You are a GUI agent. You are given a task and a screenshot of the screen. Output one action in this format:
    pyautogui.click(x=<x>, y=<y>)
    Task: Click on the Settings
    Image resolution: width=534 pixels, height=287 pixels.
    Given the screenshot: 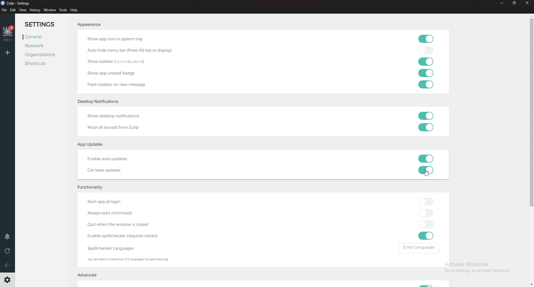 What is the action you would take?
    pyautogui.click(x=7, y=281)
    